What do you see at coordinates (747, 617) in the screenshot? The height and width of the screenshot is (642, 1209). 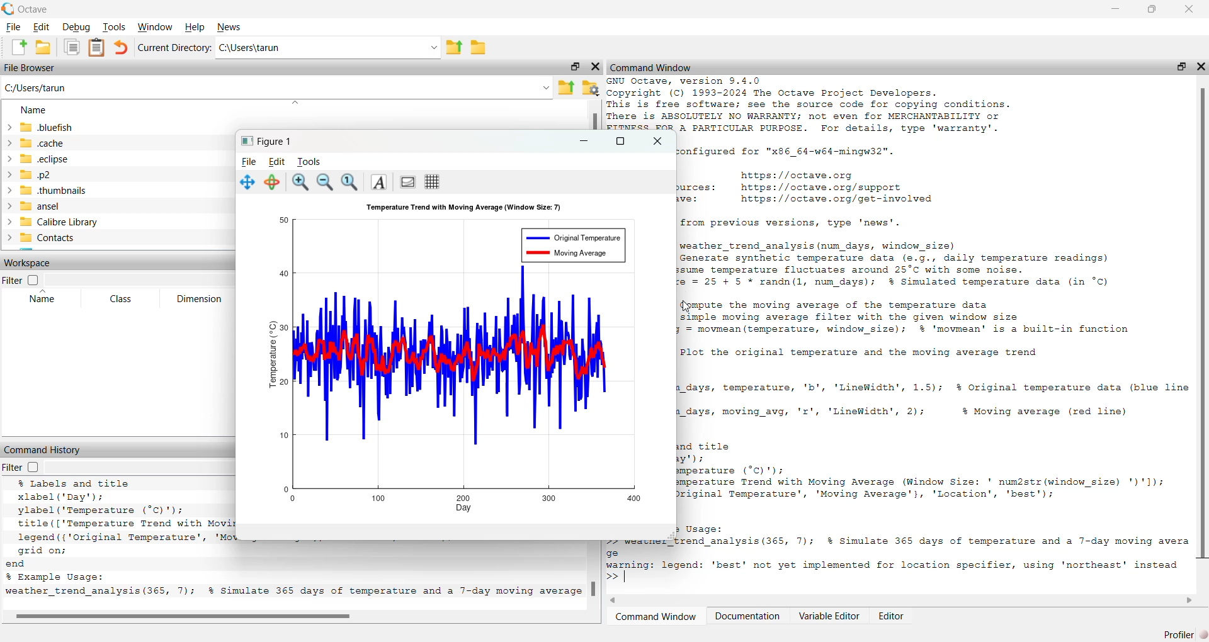 I see `Documentation` at bounding box center [747, 617].